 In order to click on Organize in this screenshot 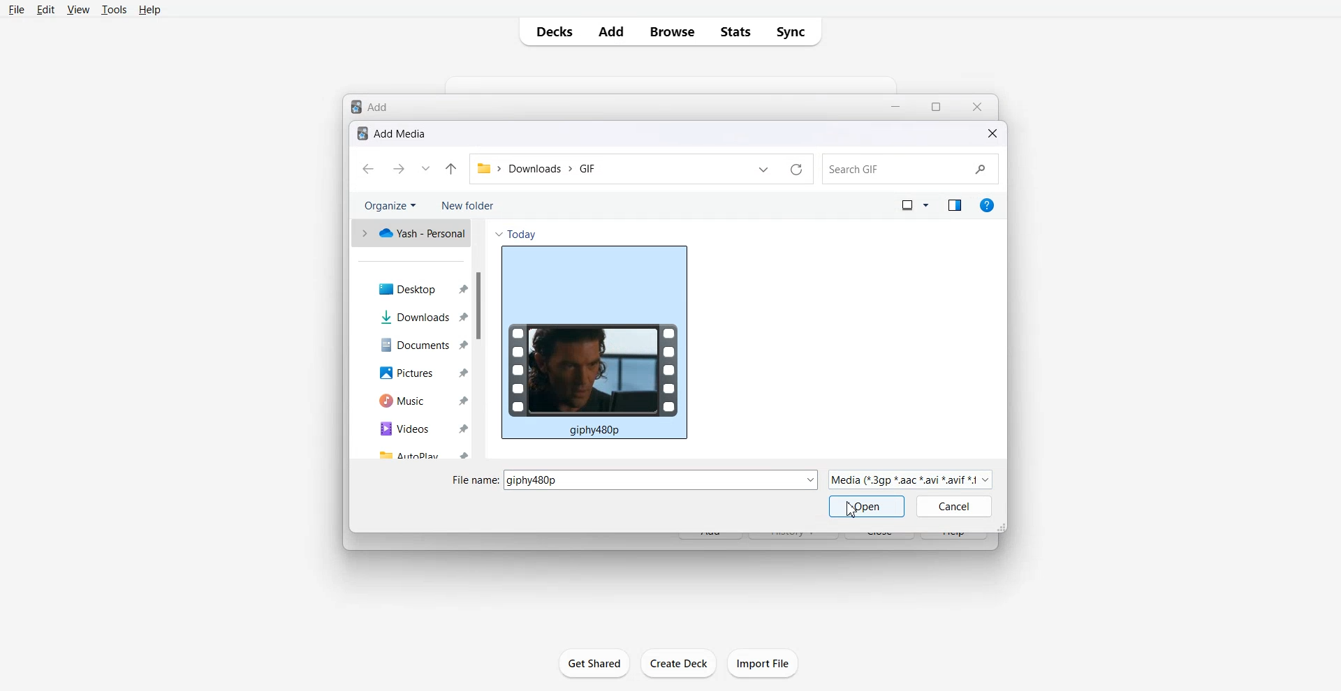, I will do `click(388, 206)`.